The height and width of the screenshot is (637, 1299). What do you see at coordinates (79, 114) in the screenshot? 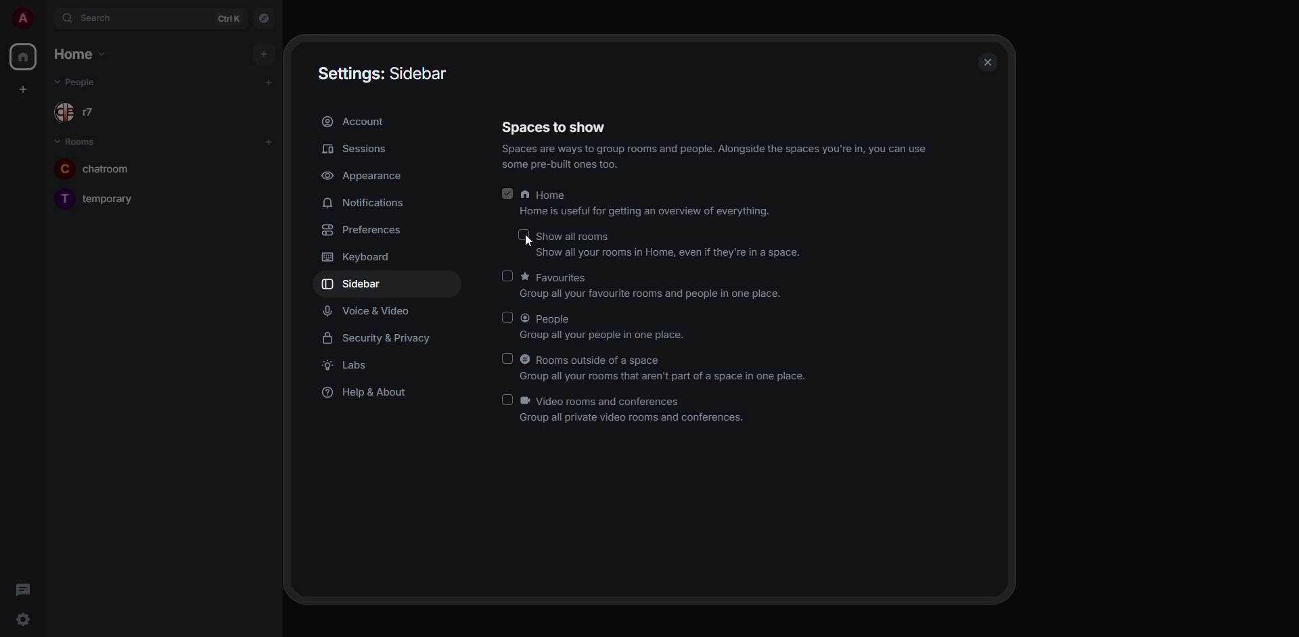
I see `people` at bounding box center [79, 114].